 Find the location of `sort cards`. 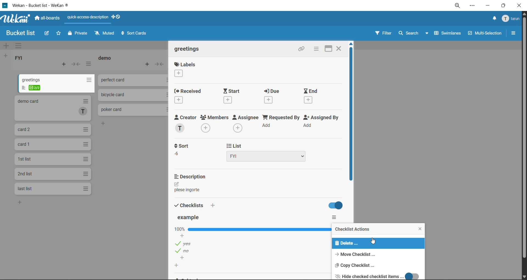

sort cards is located at coordinates (135, 33).